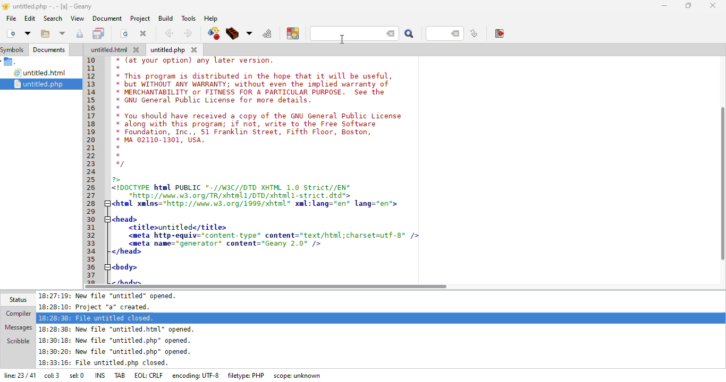 This screenshot has width=726, height=382. What do you see at coordinates (713, 4) in the screenshot?
I see `close` at bounding box center [713, 4].